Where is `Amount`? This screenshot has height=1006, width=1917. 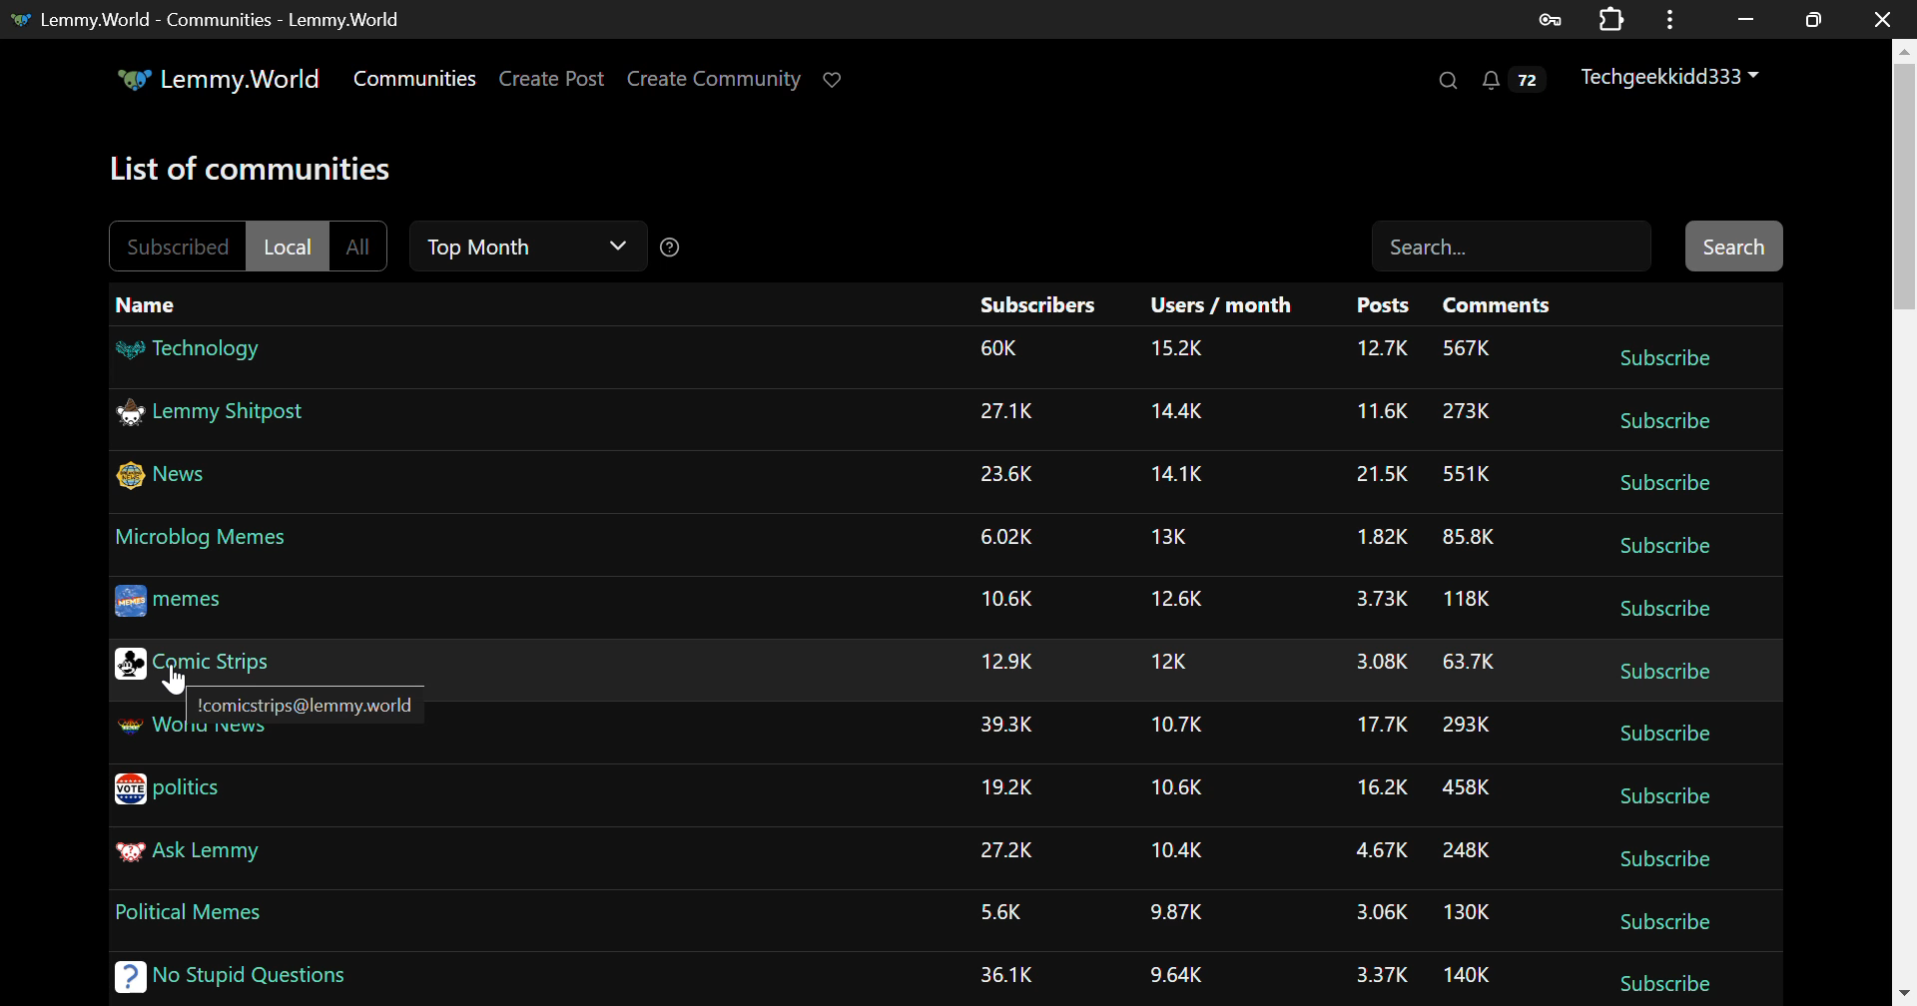
Amount is located at coordinates (1002, 973).